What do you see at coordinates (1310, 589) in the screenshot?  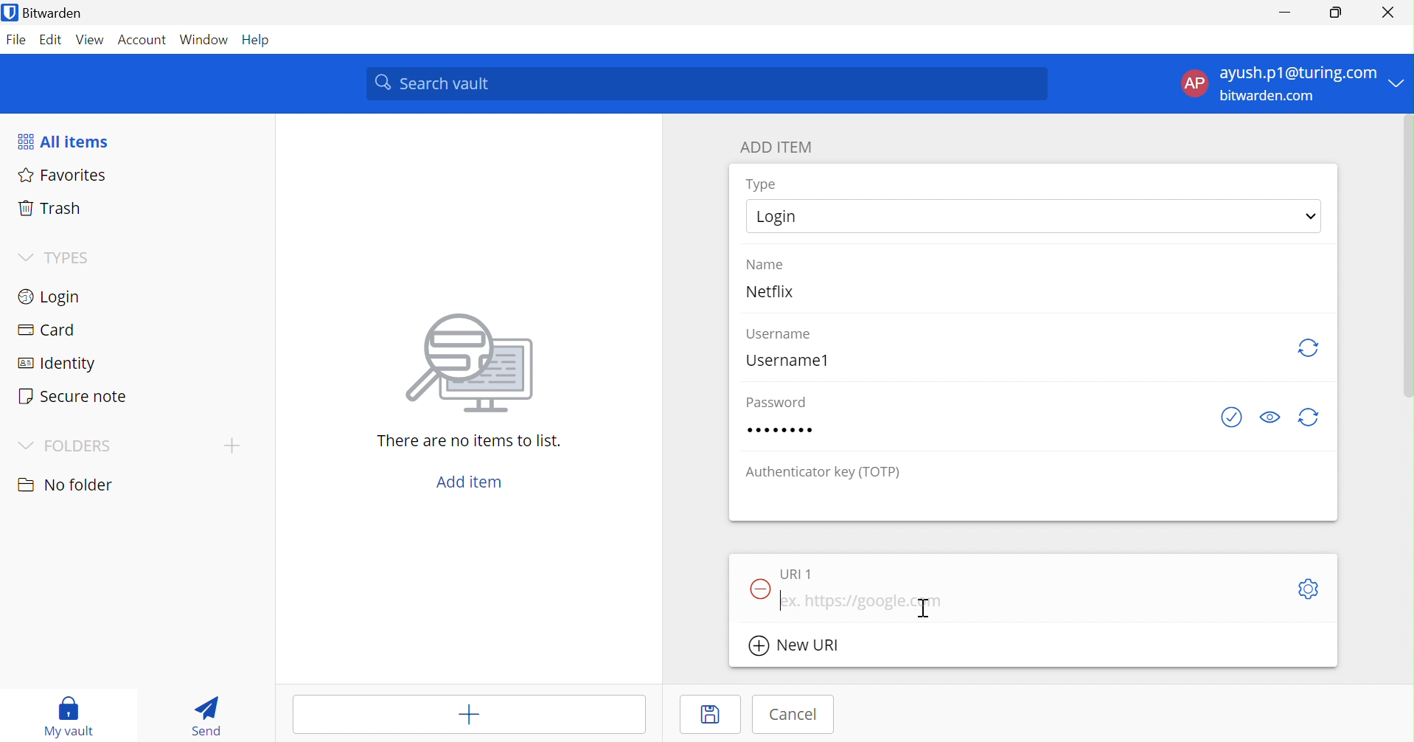 I see `Toggle options` at bounding box center [1310, 589].